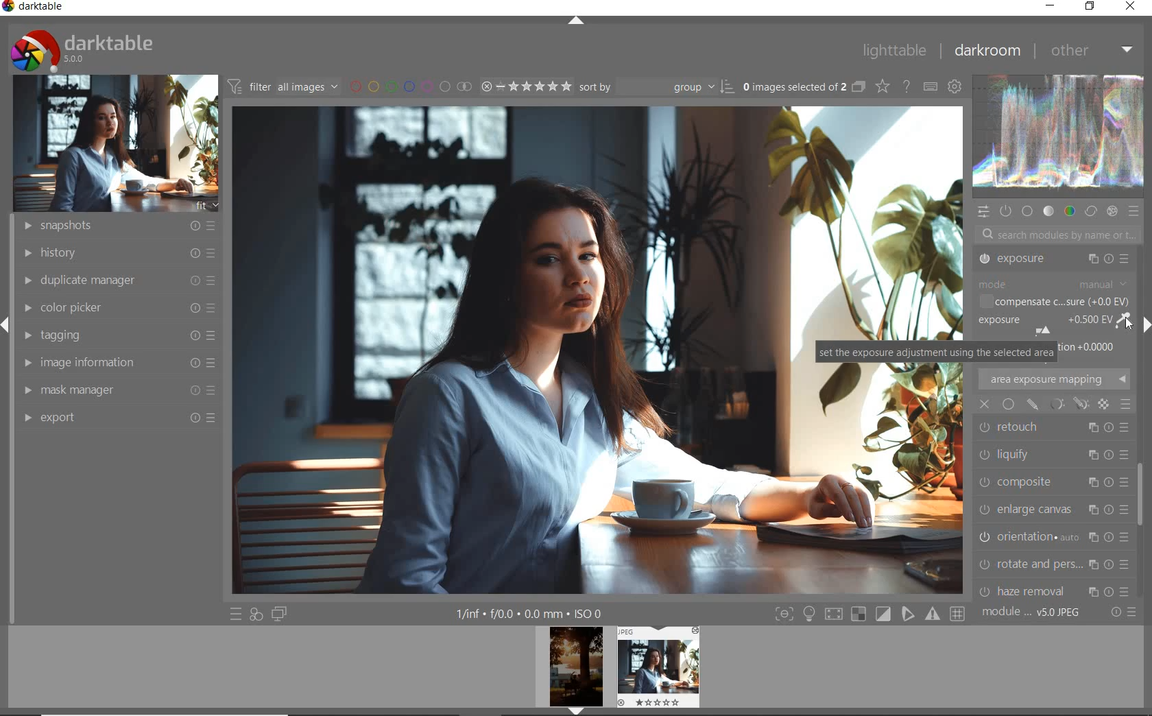  Describe the element at coordinates (1056, 451) in the screenshot. I see `ORIENTATION` at that location.